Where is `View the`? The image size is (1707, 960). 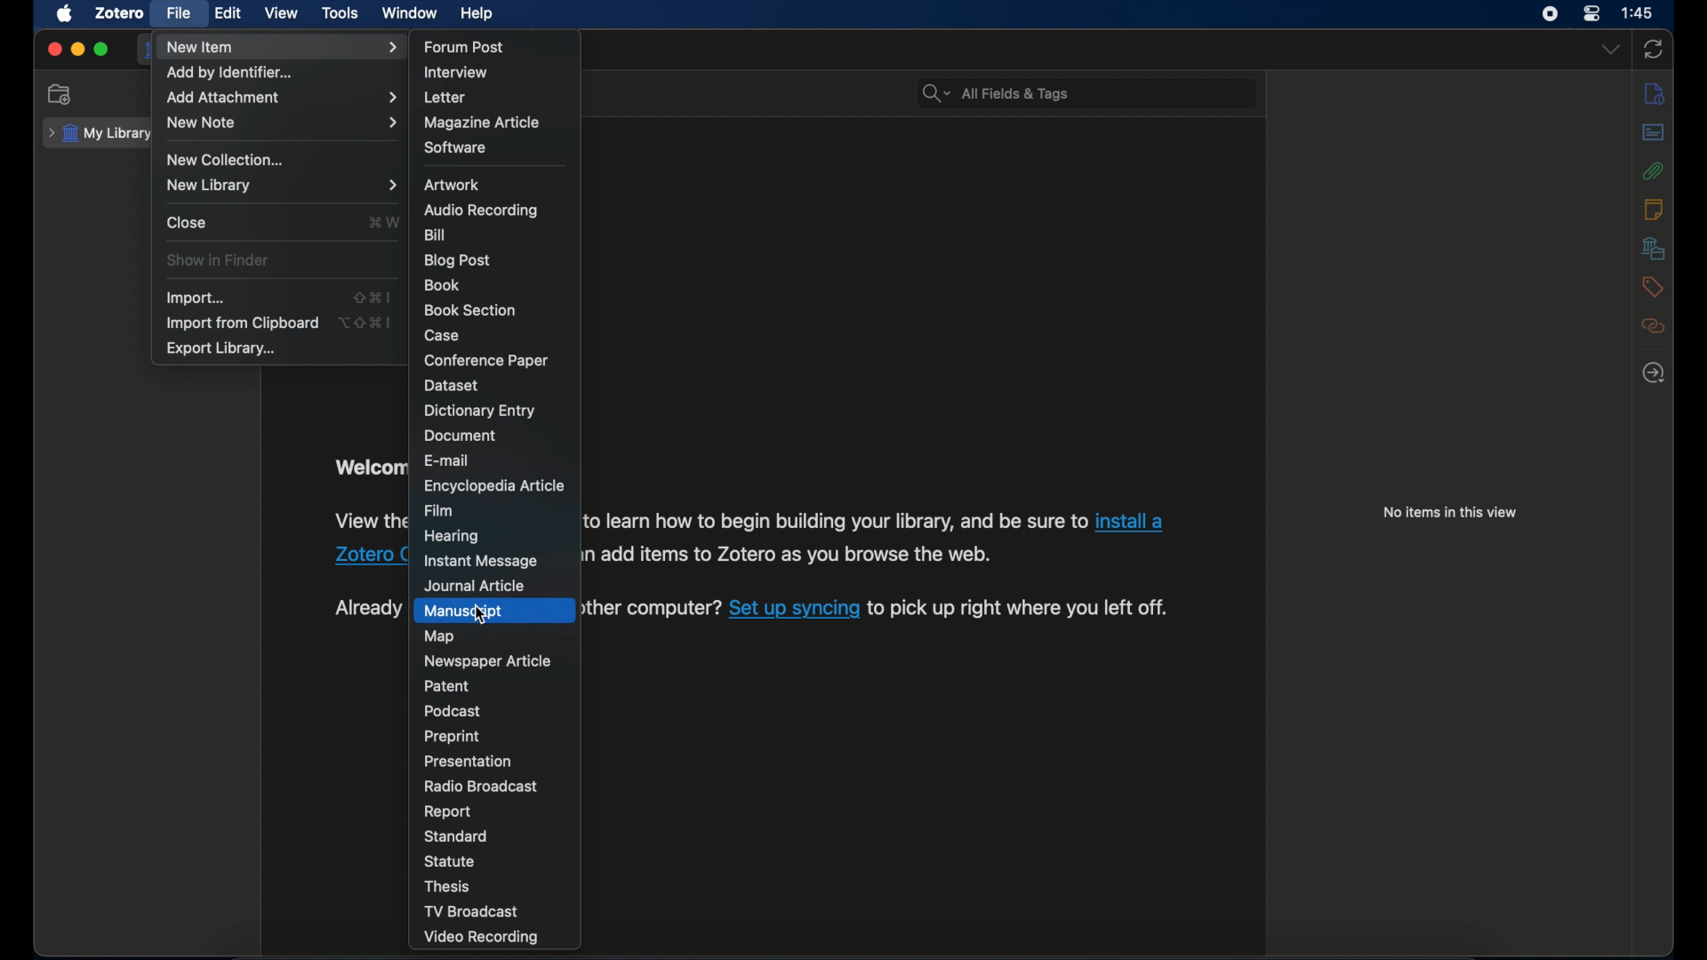
View the is located at coordinates (370, 520).